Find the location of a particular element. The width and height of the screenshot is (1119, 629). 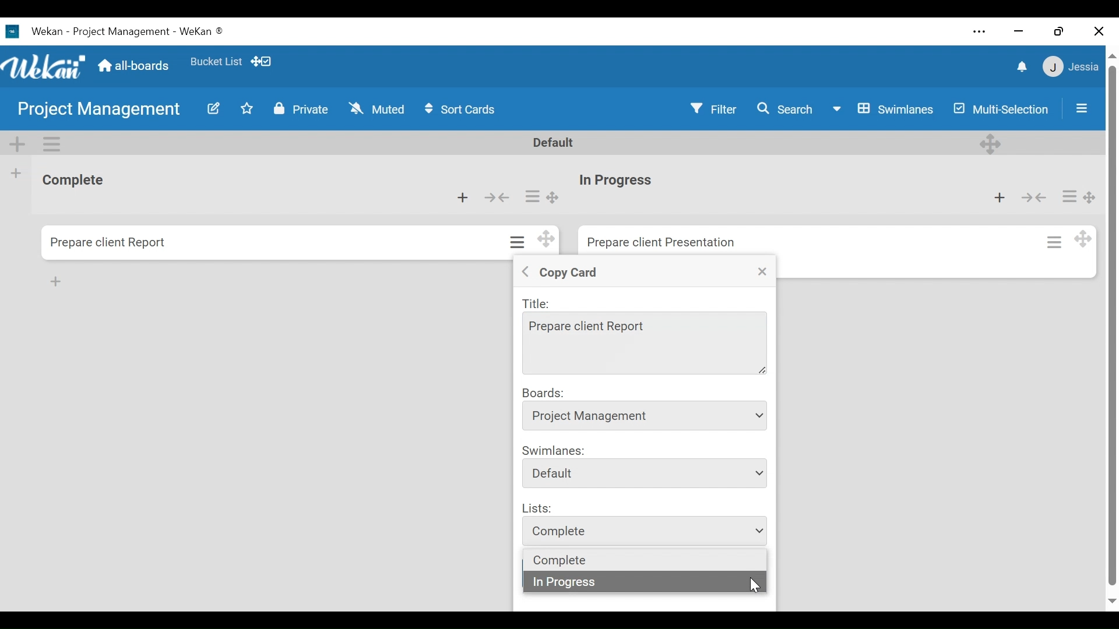

Restore is located at coordinates (1061, 30).